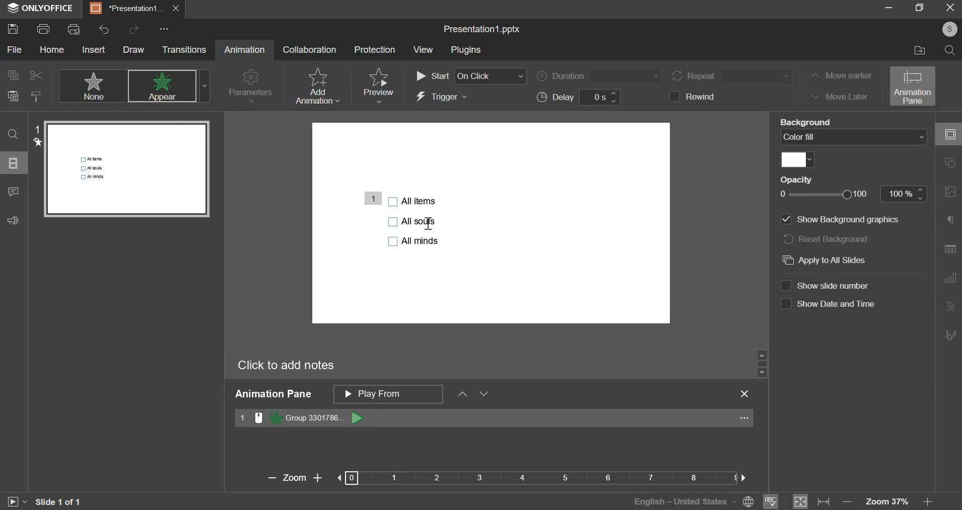 This screenshot has height=510, width=962. What do you see at coordinates (895, 501) in the screenshot?
I see `zoom` at bounding box center [895, 501].